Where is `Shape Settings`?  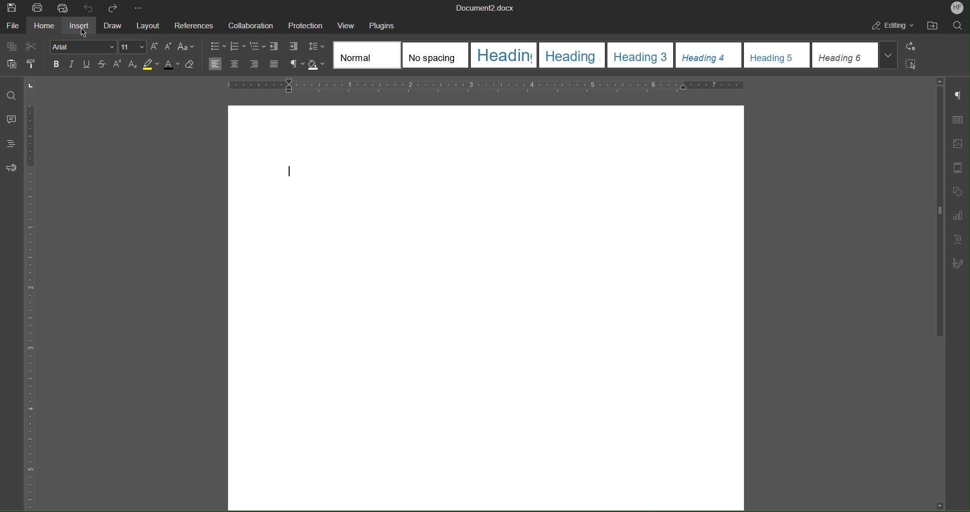
Shape Settings is located at coordinates (956, 191).